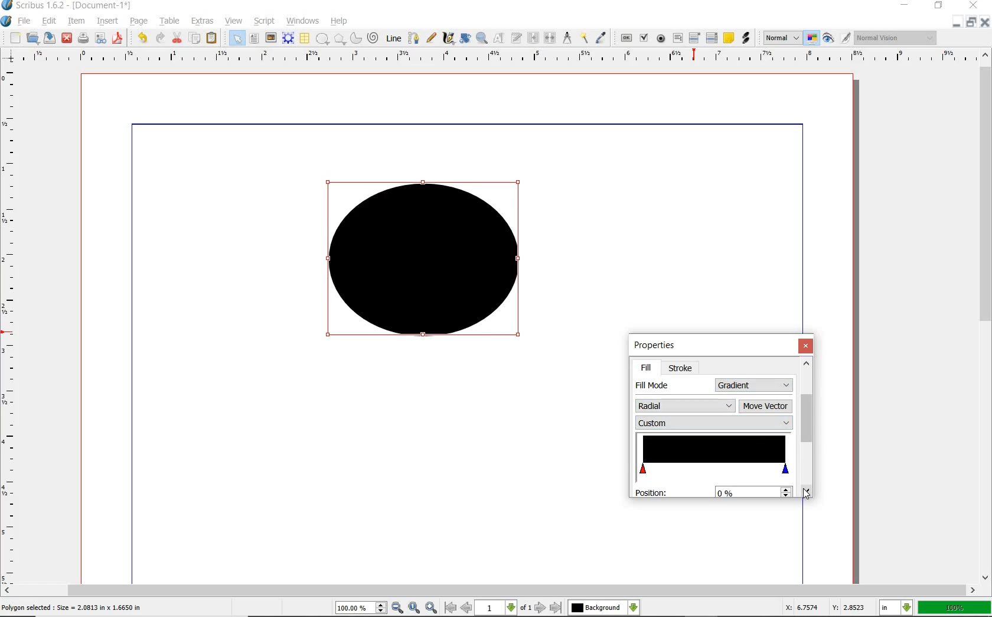 Image resolution: width=992 pixels, height=617 pixels. Describe the element at coordinates (415, 608) in the screenshot. I see `zoom to` at that location.